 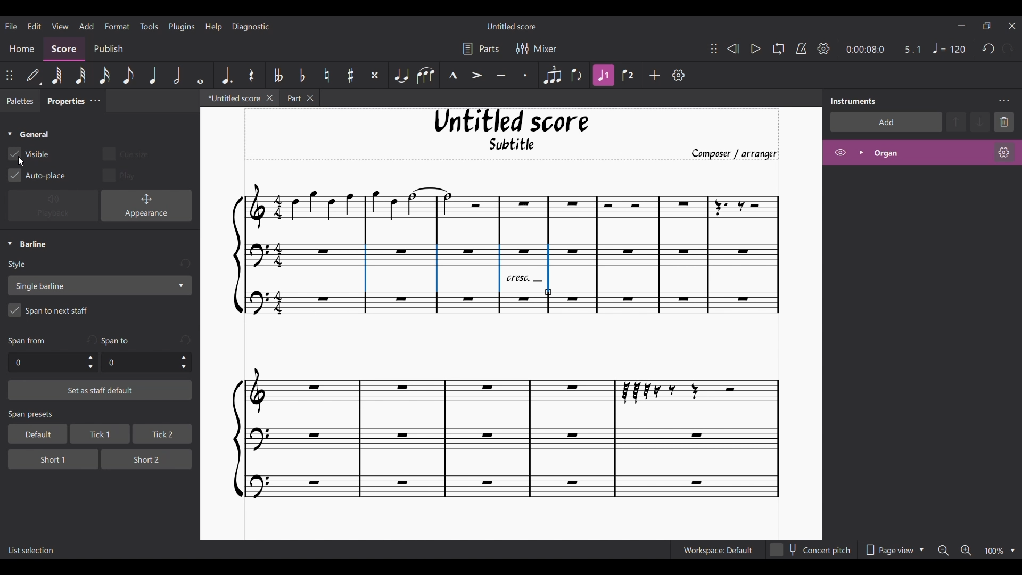 What do you see at coordinates (375, 76) in the screenshot?
I see `Toggle double sharp` at bounding box center [375, 76].